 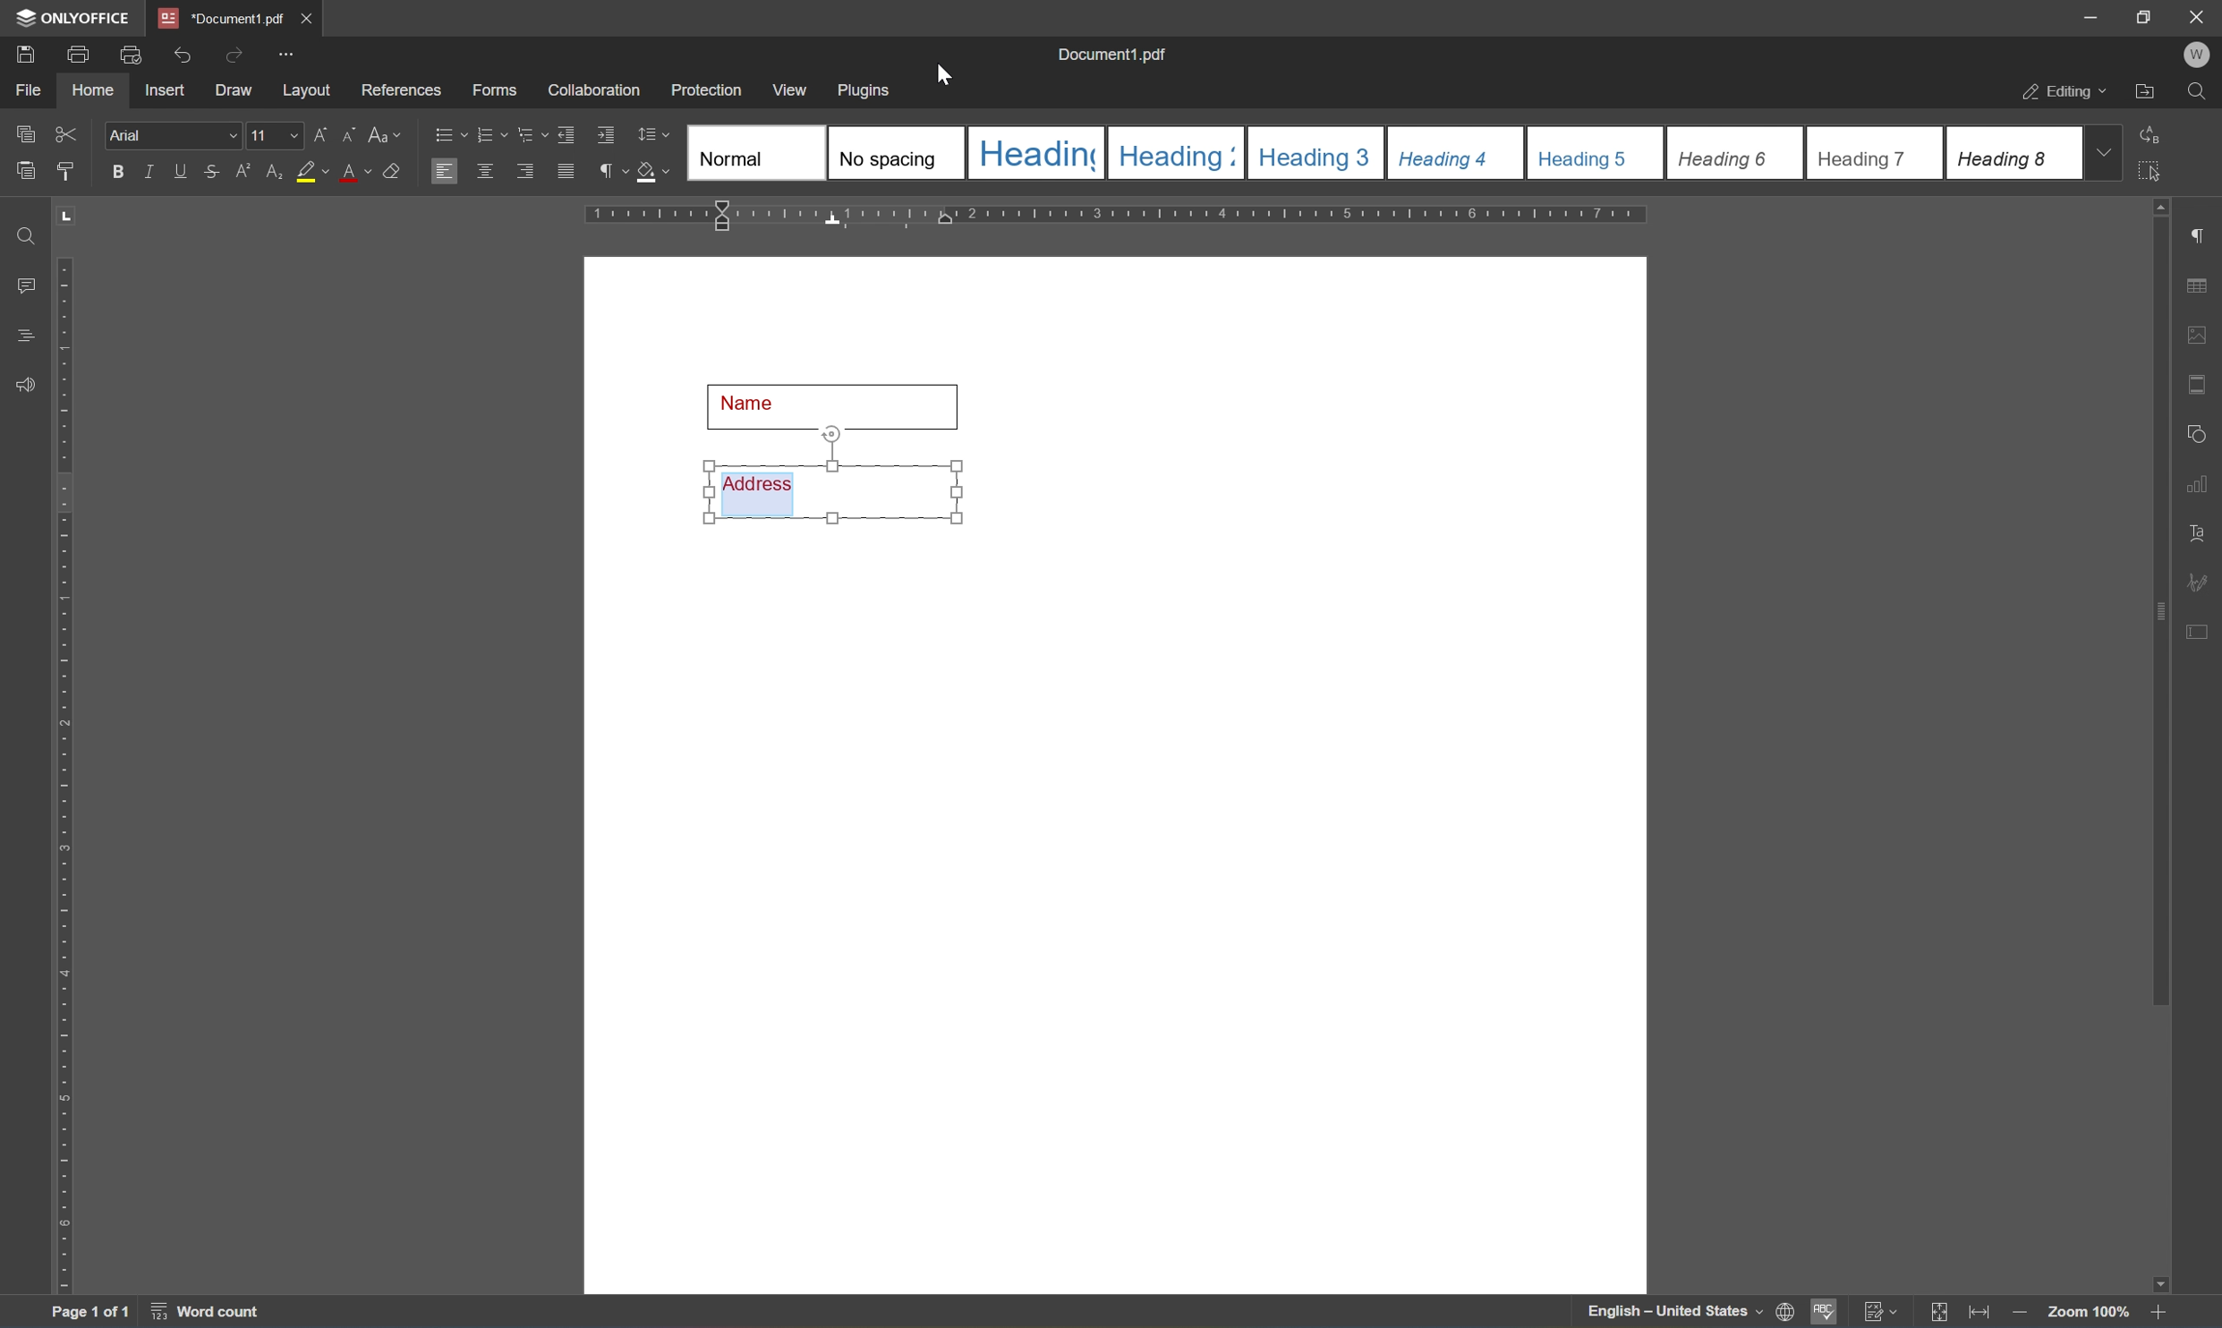 I want to click on increase indent, so click(x=607, y=134).